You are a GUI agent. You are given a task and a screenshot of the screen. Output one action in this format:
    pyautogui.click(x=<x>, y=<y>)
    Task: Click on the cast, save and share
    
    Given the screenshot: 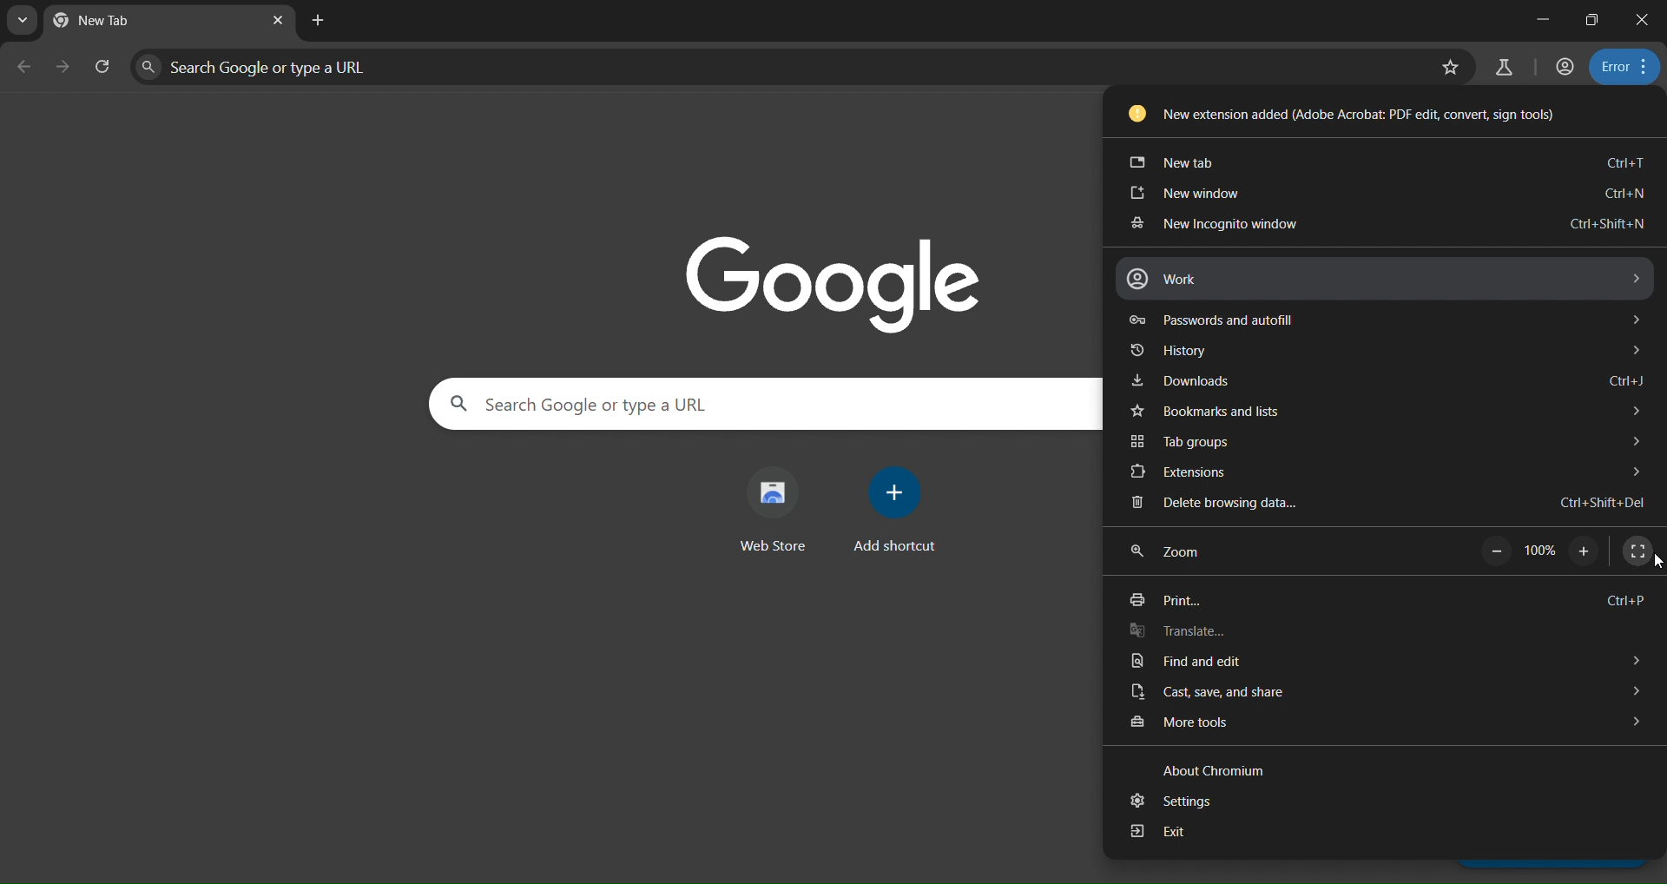 What is the action you would take?
    pyautogui.click(x=1375, y=693)
    